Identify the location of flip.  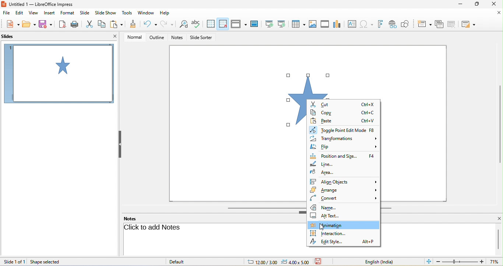
(344, 147).